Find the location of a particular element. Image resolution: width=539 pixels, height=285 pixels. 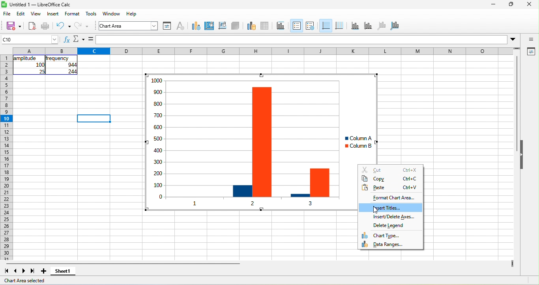

insert/delete axes is located at coordinates (390, 217).